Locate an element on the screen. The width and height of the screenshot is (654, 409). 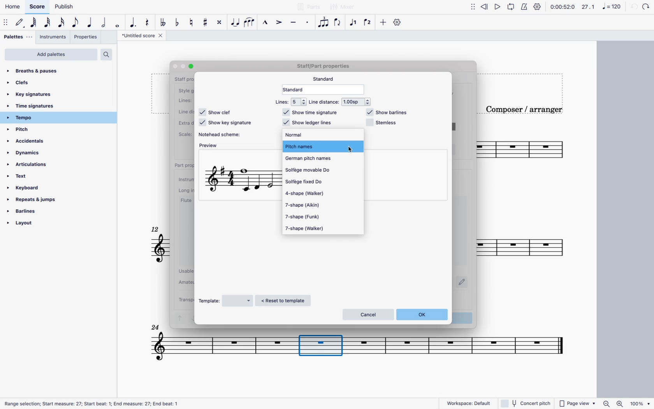
composer / arranger is located at coordinates (527, 108).